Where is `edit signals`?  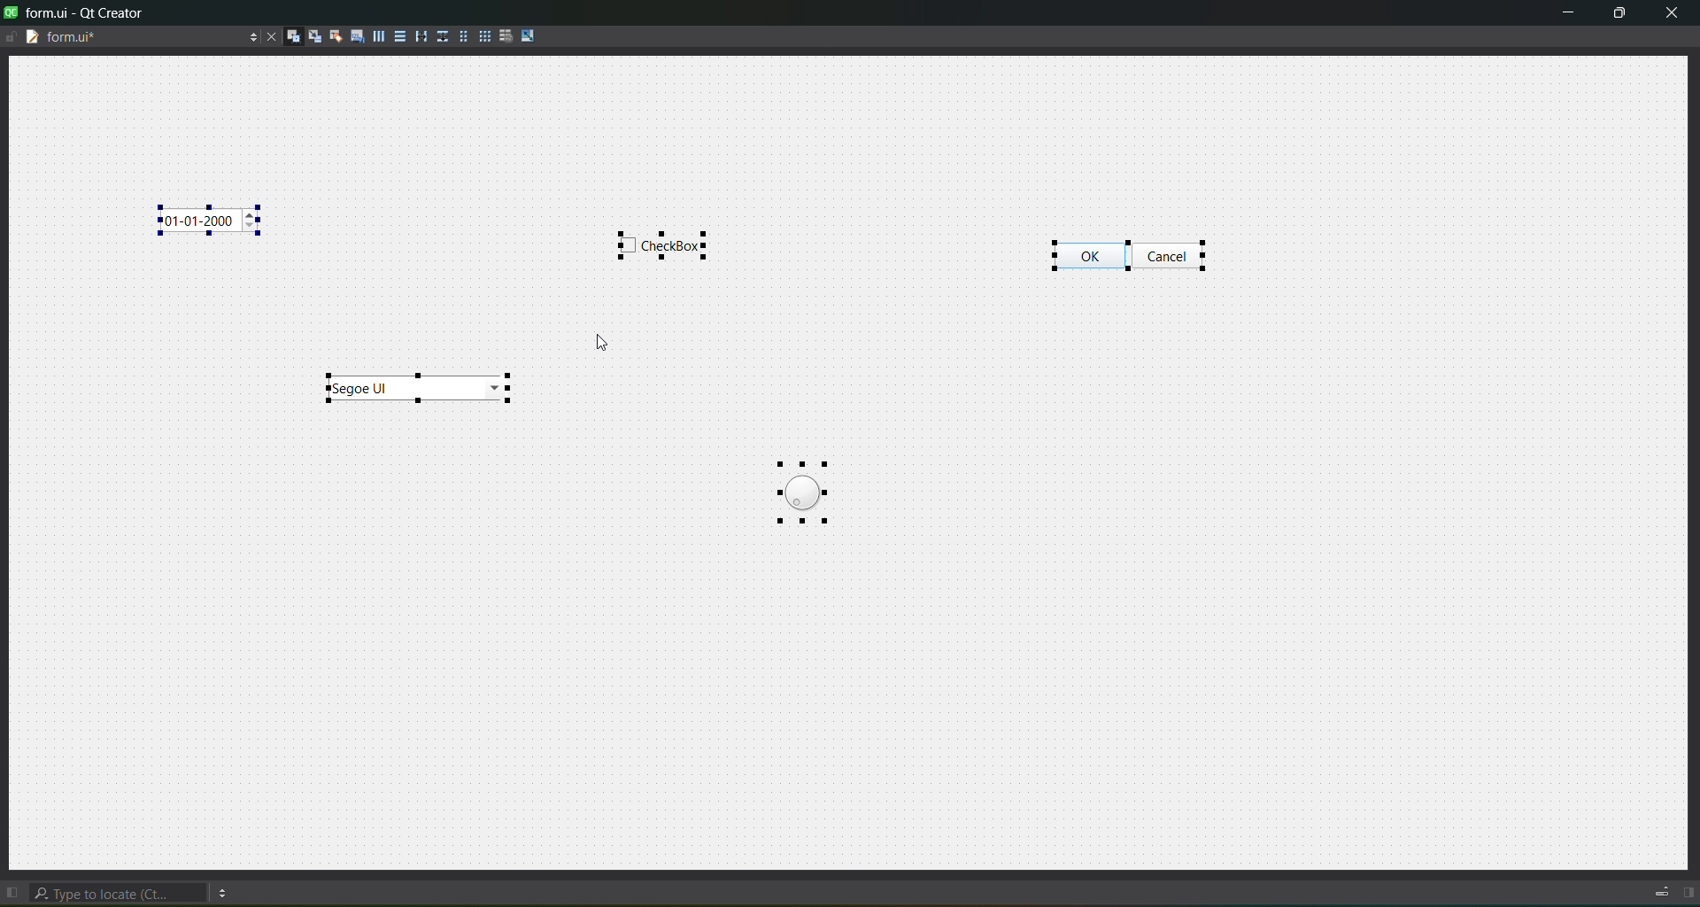
edit signals is located at coordinates (312, 35).